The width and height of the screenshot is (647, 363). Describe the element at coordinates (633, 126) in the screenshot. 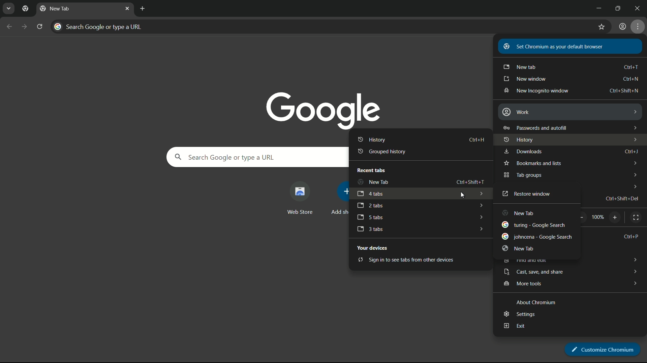

I see `dropdown arrows` at that location.